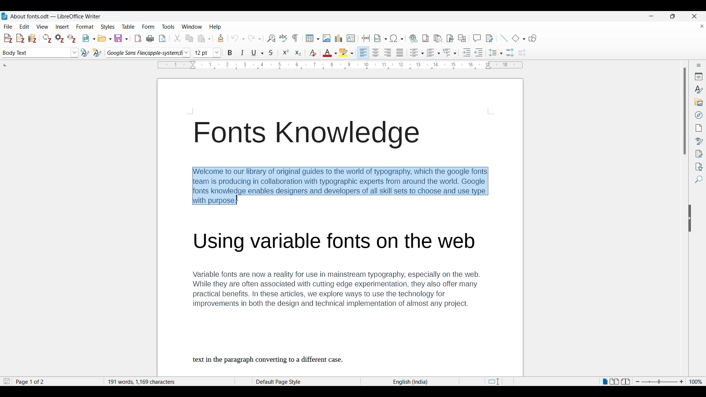 This screenshot has height=397, width=706. What do you see at coordinates (351, 38) in the screenshot?
I see `Insert text box` at bounding box center [351, 38].